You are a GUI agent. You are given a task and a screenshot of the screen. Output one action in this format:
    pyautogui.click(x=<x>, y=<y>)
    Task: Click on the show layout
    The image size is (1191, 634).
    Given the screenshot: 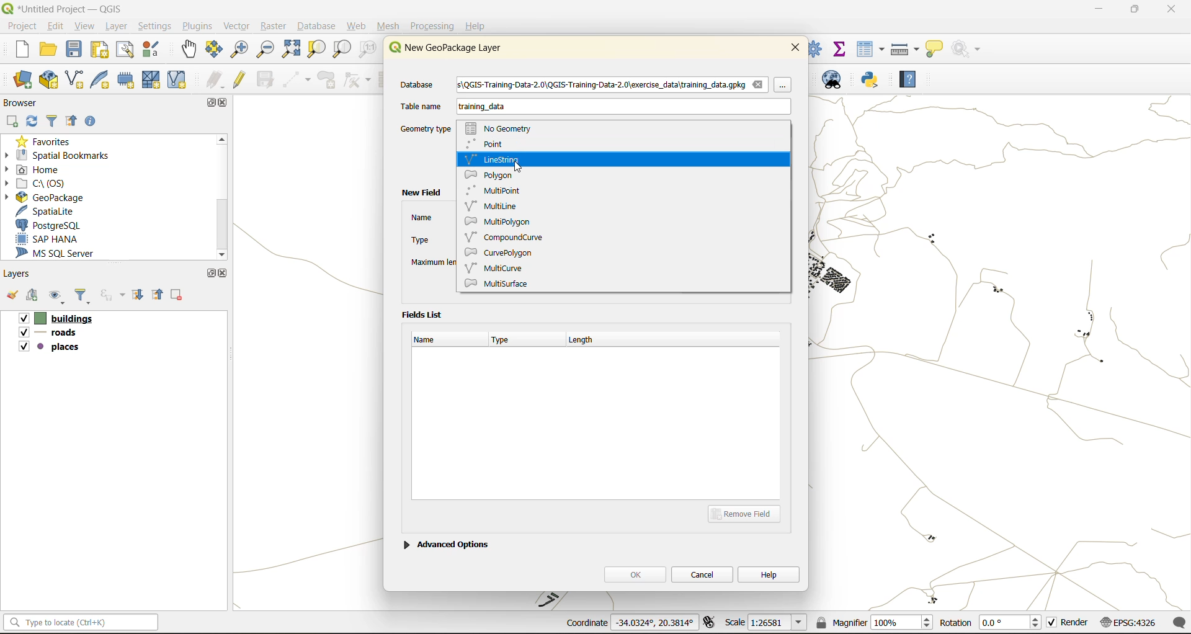 What is the action you would take?
    pyautogui.click(x=126, y=50)
    